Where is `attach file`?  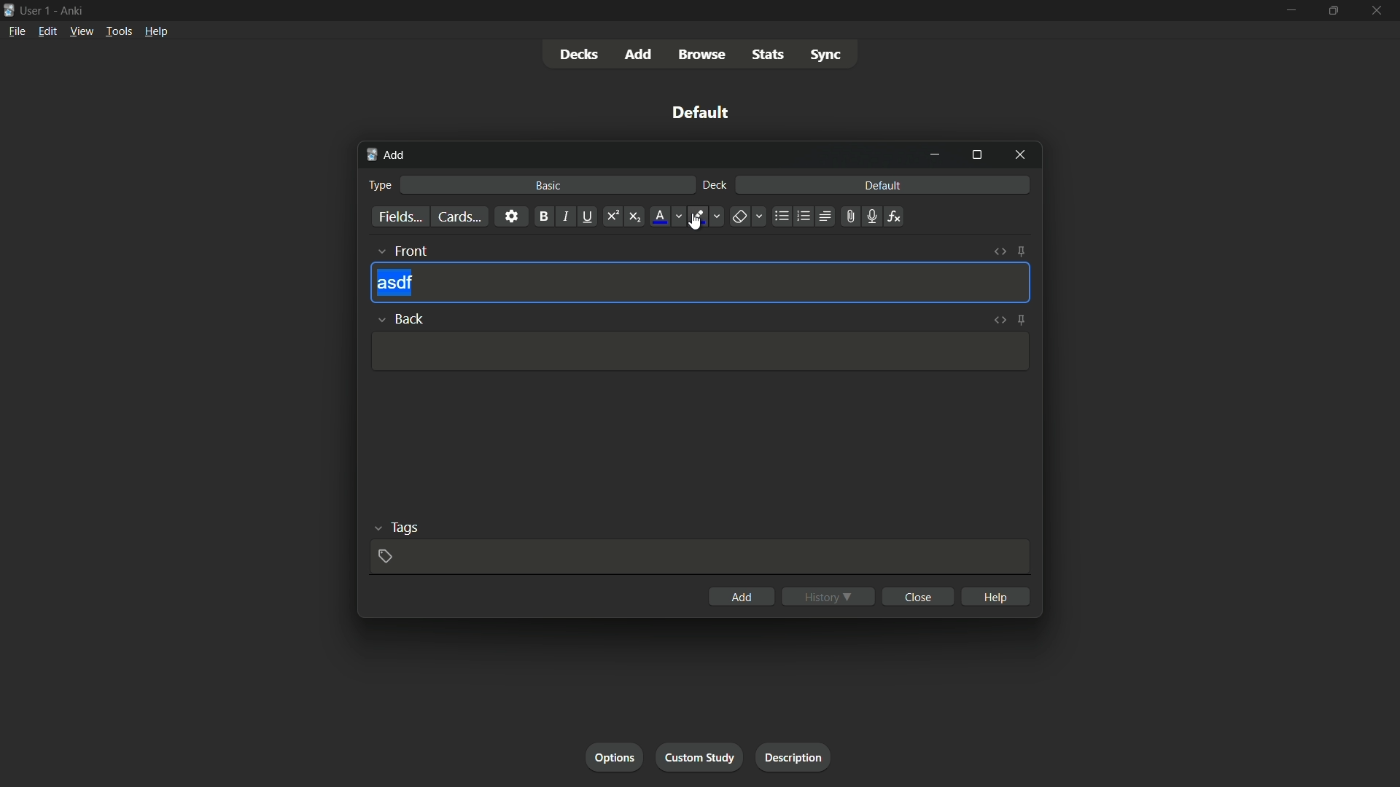 attach file is located at coordinates (851, 216).